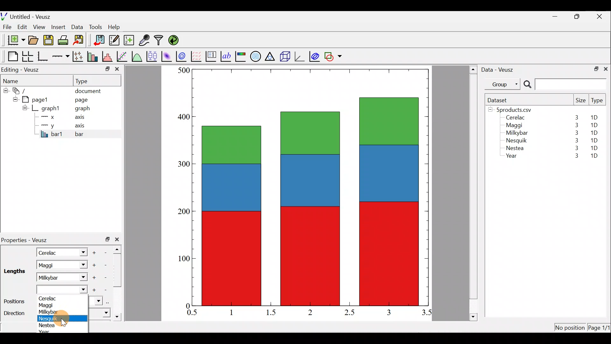  What do you see at coordinates (48, 319) in the screenshot?
I see `Nesquik` at bounding box center [48, 319].